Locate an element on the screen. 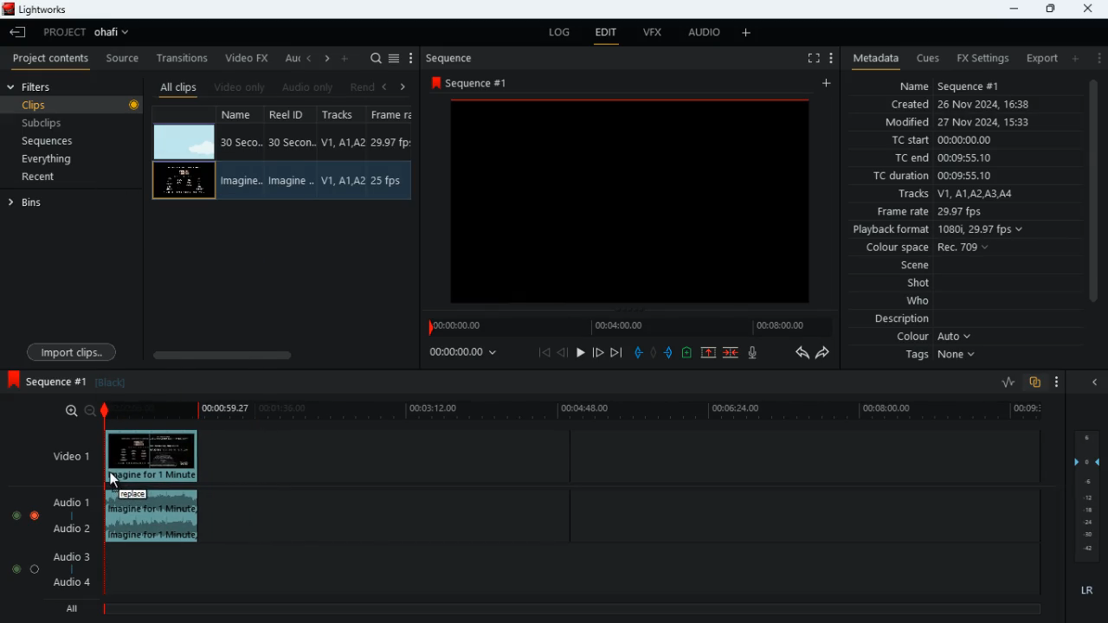 This screenshot has width=1108, height=623. name is located at coordinates (241, 116).